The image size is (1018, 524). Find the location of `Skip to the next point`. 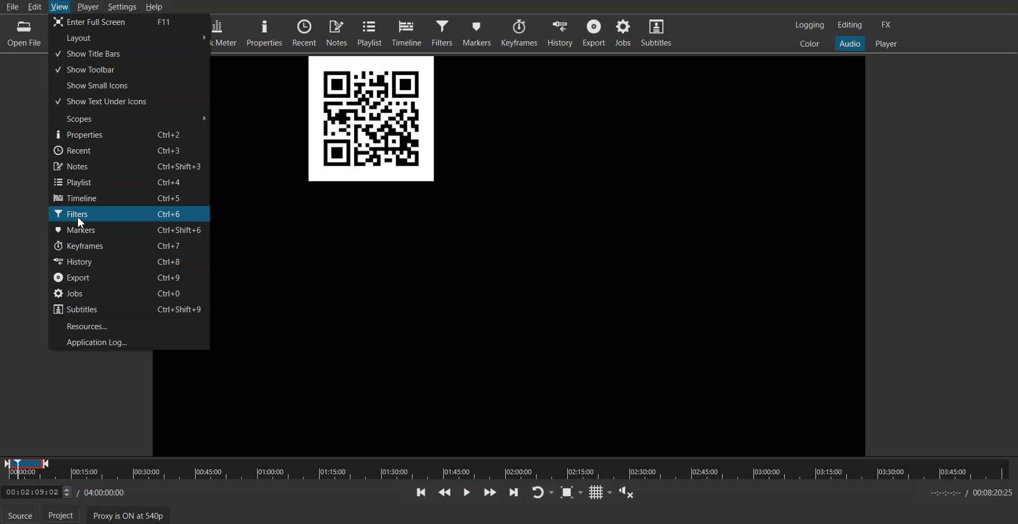

Skip to the next point is located at coordinates (514, 493).